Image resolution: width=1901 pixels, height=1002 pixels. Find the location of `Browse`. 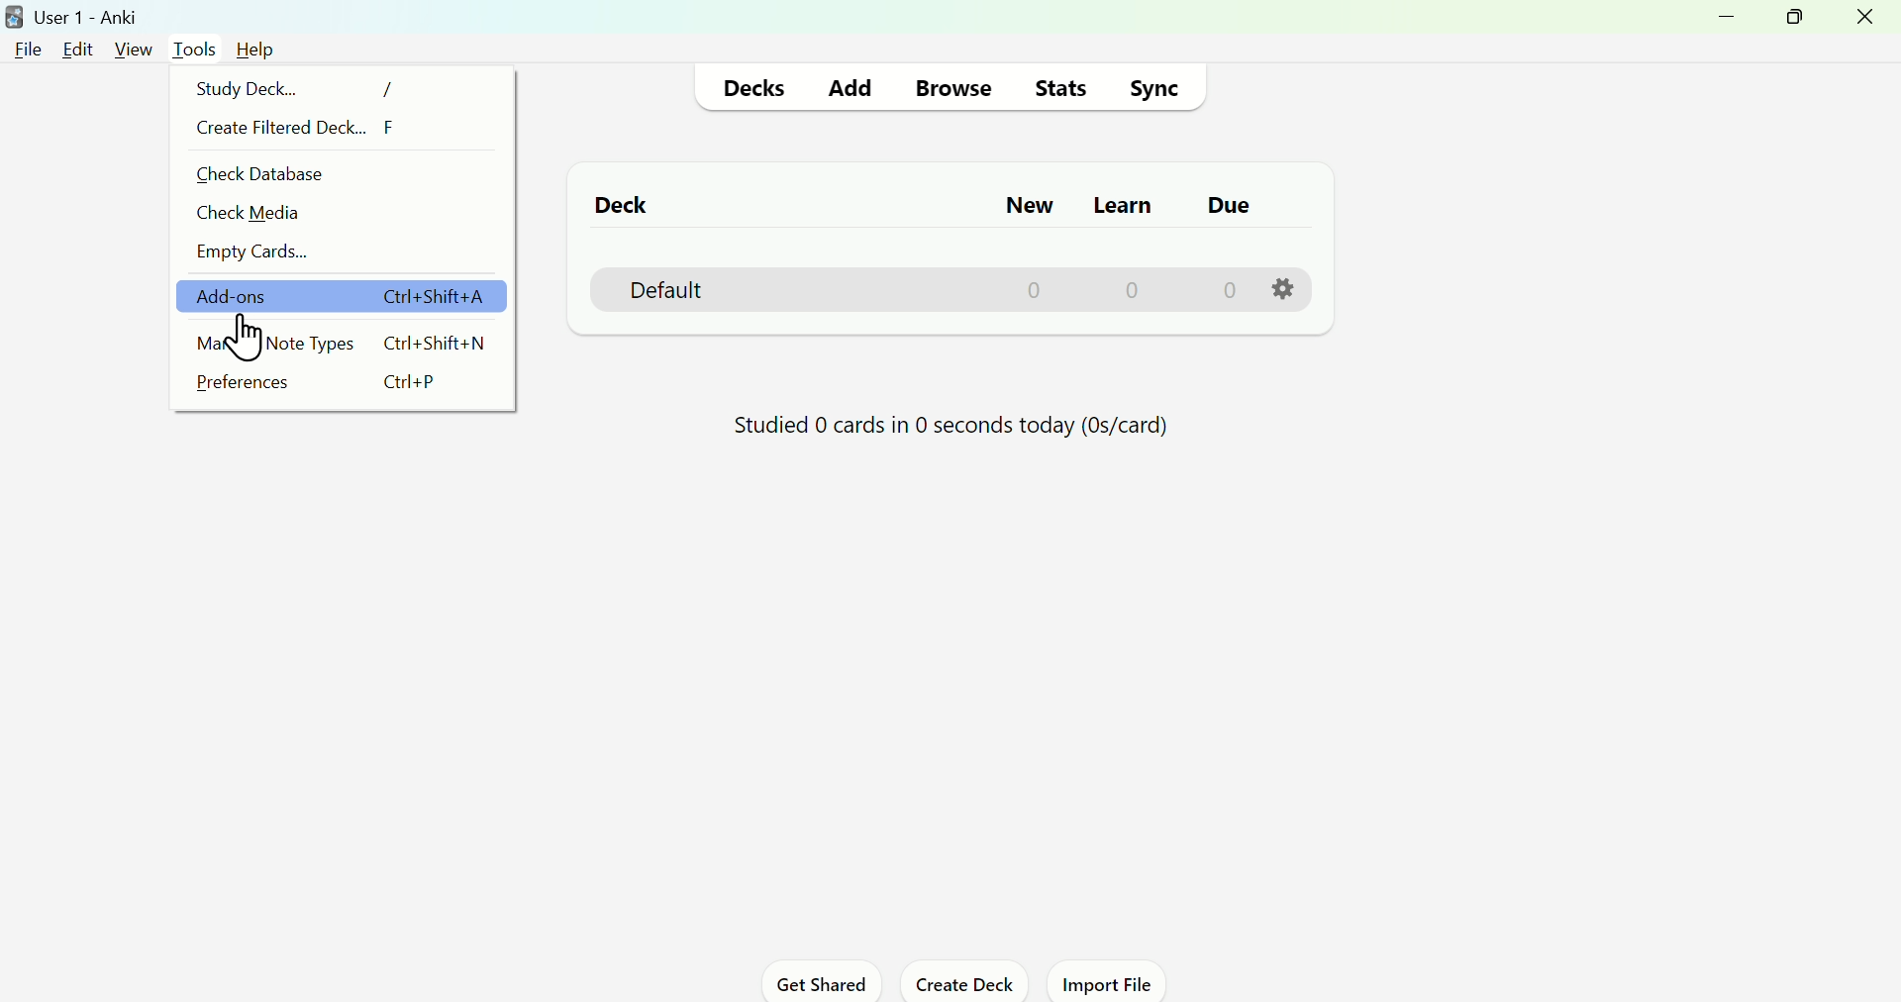

Browse is located at coordinates (953, 89).